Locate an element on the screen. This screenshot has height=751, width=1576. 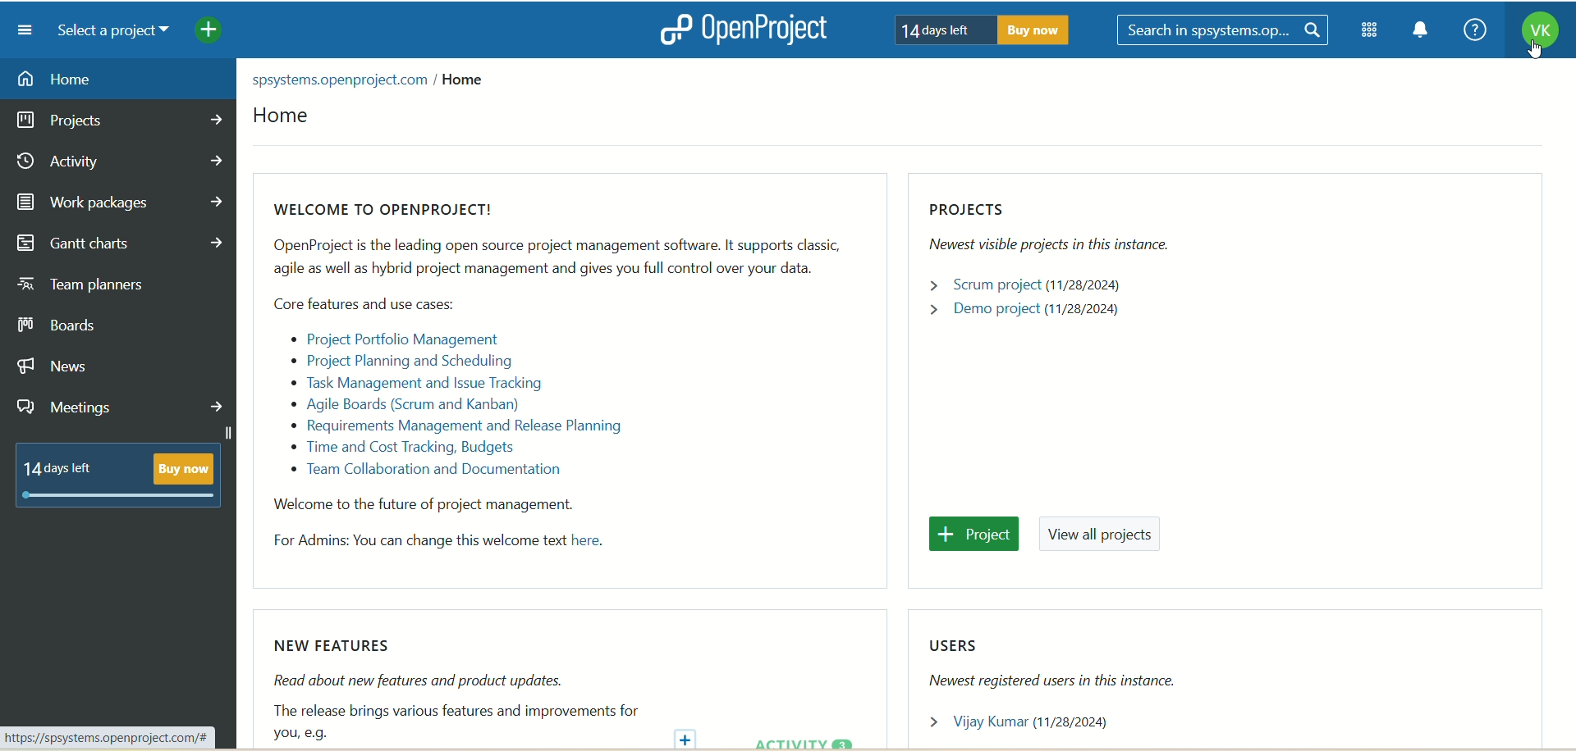
news is located at coordinates (73, 366).